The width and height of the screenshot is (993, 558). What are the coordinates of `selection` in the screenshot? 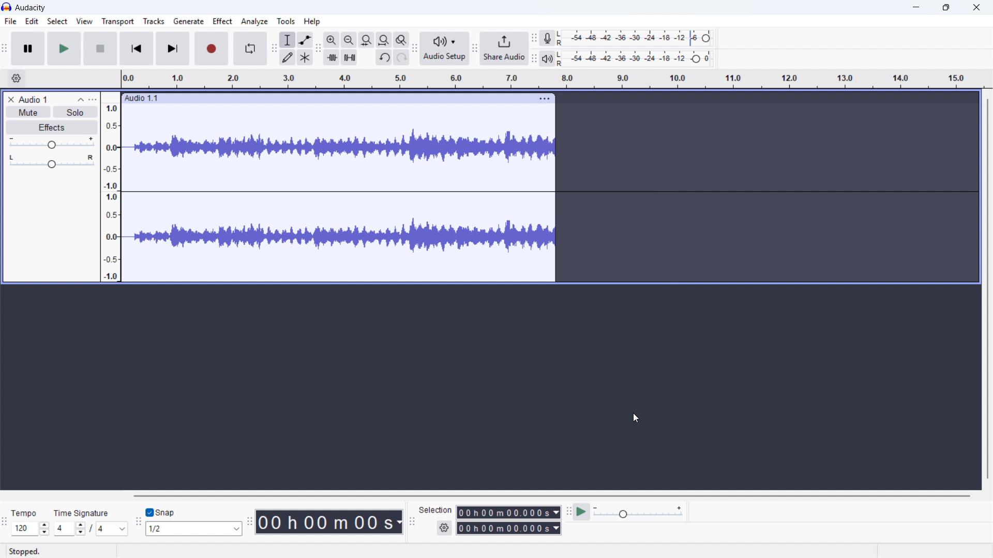 It's located at (435, 510).